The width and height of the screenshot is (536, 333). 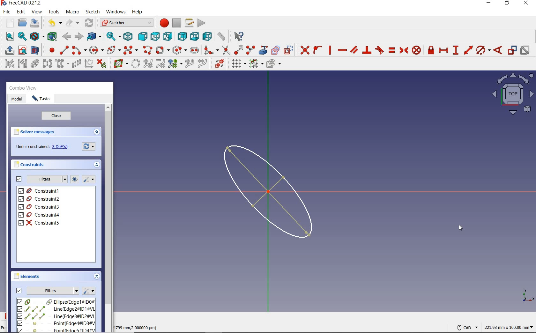 What do you see at coordinates (318, 50) in the screenshot?
I see `constrain point onto object` at bounding box center [318, 50].